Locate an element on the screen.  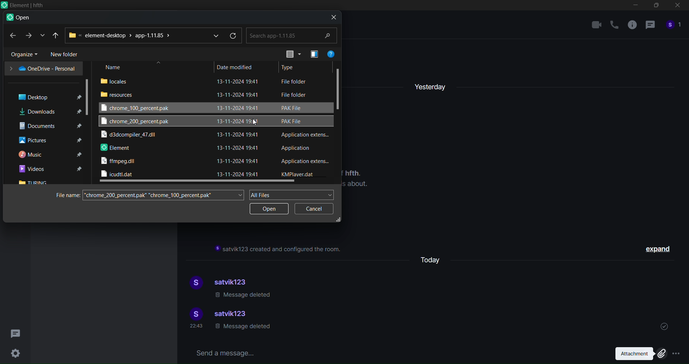
Cursor is located at coordinates (255, 121).